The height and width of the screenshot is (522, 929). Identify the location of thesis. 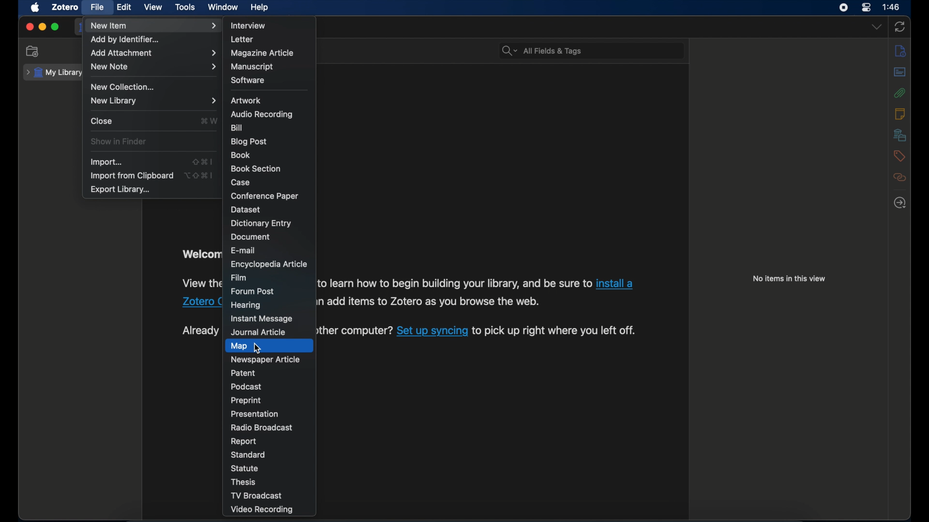
(244, 482).